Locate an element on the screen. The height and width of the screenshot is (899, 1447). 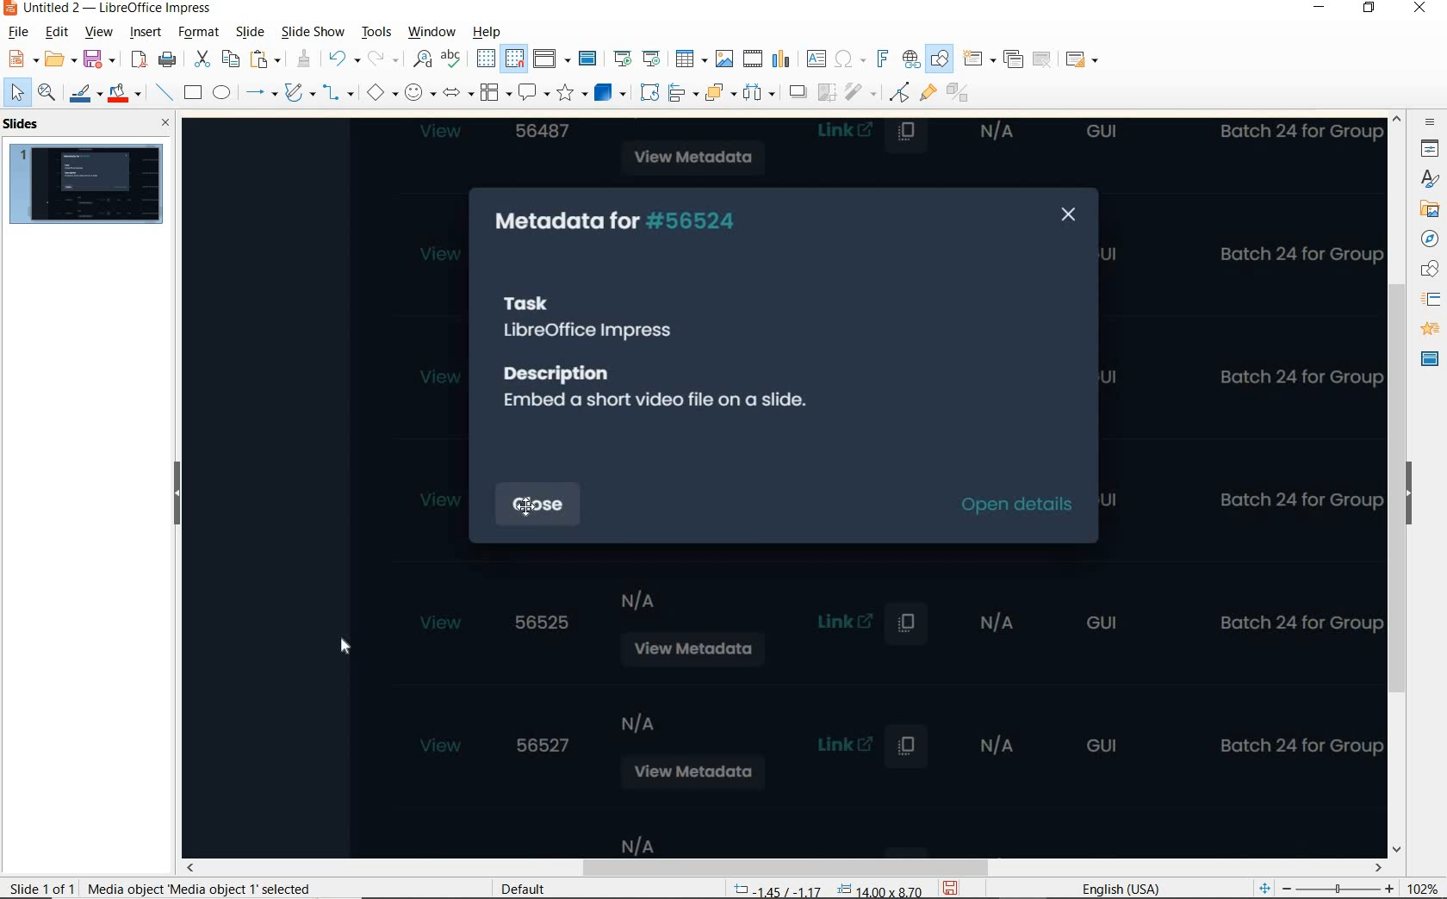
TOGGLE POINT EDIT MODE is located at coordinates (901, 92).